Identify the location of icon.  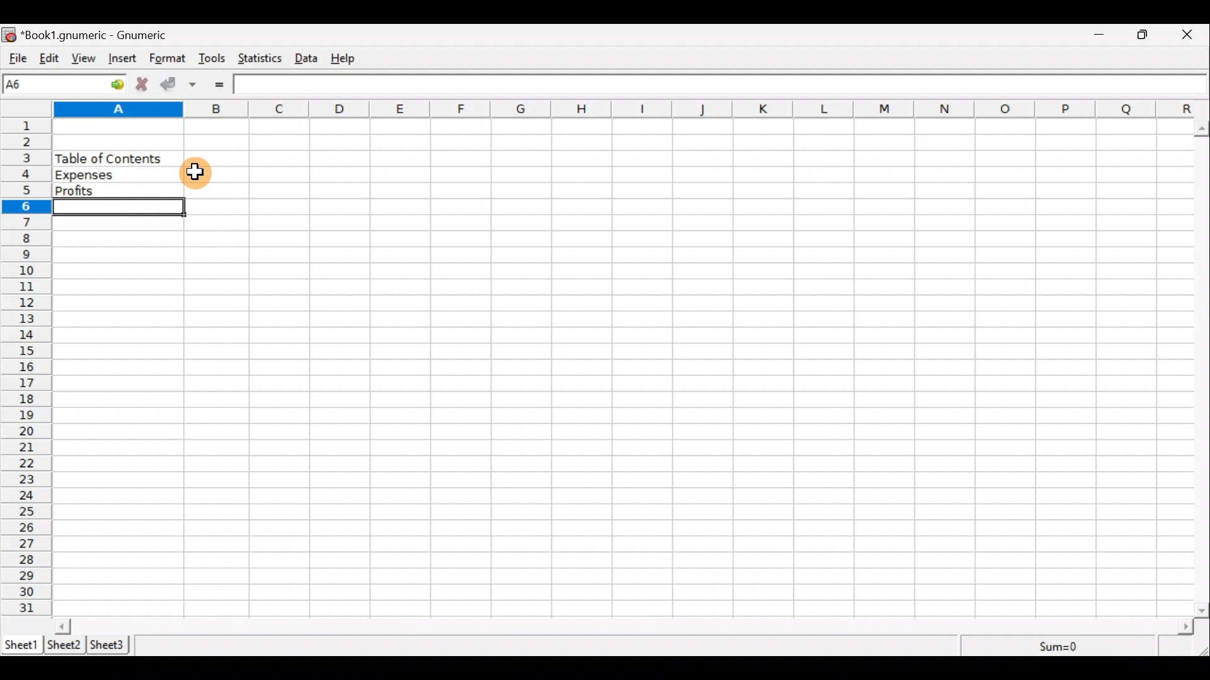
(10, 35).